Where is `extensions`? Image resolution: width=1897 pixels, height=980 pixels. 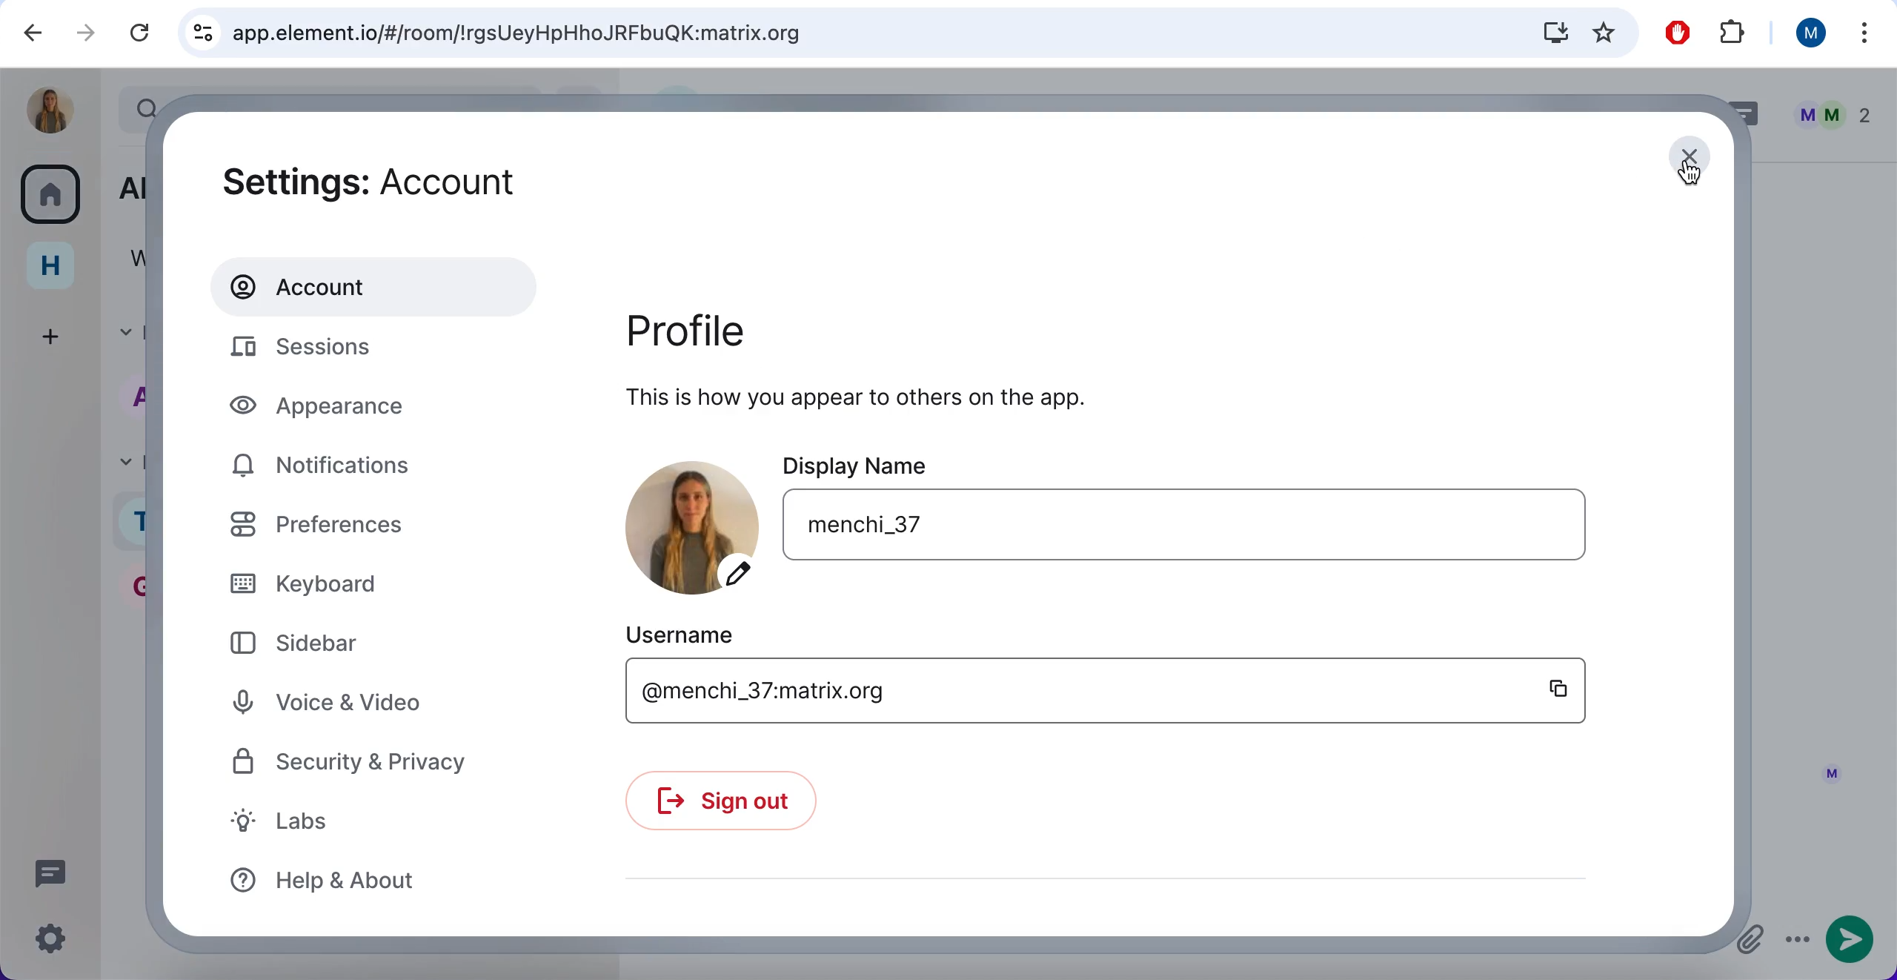
extensions is located at coordinates (1735, 35).